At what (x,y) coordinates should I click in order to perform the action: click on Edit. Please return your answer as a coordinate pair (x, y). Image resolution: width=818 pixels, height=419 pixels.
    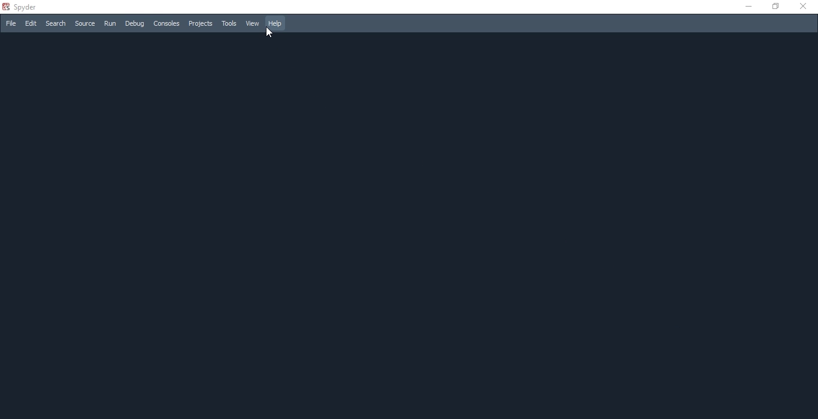
    Looking at the image, I should click on (31, 23).